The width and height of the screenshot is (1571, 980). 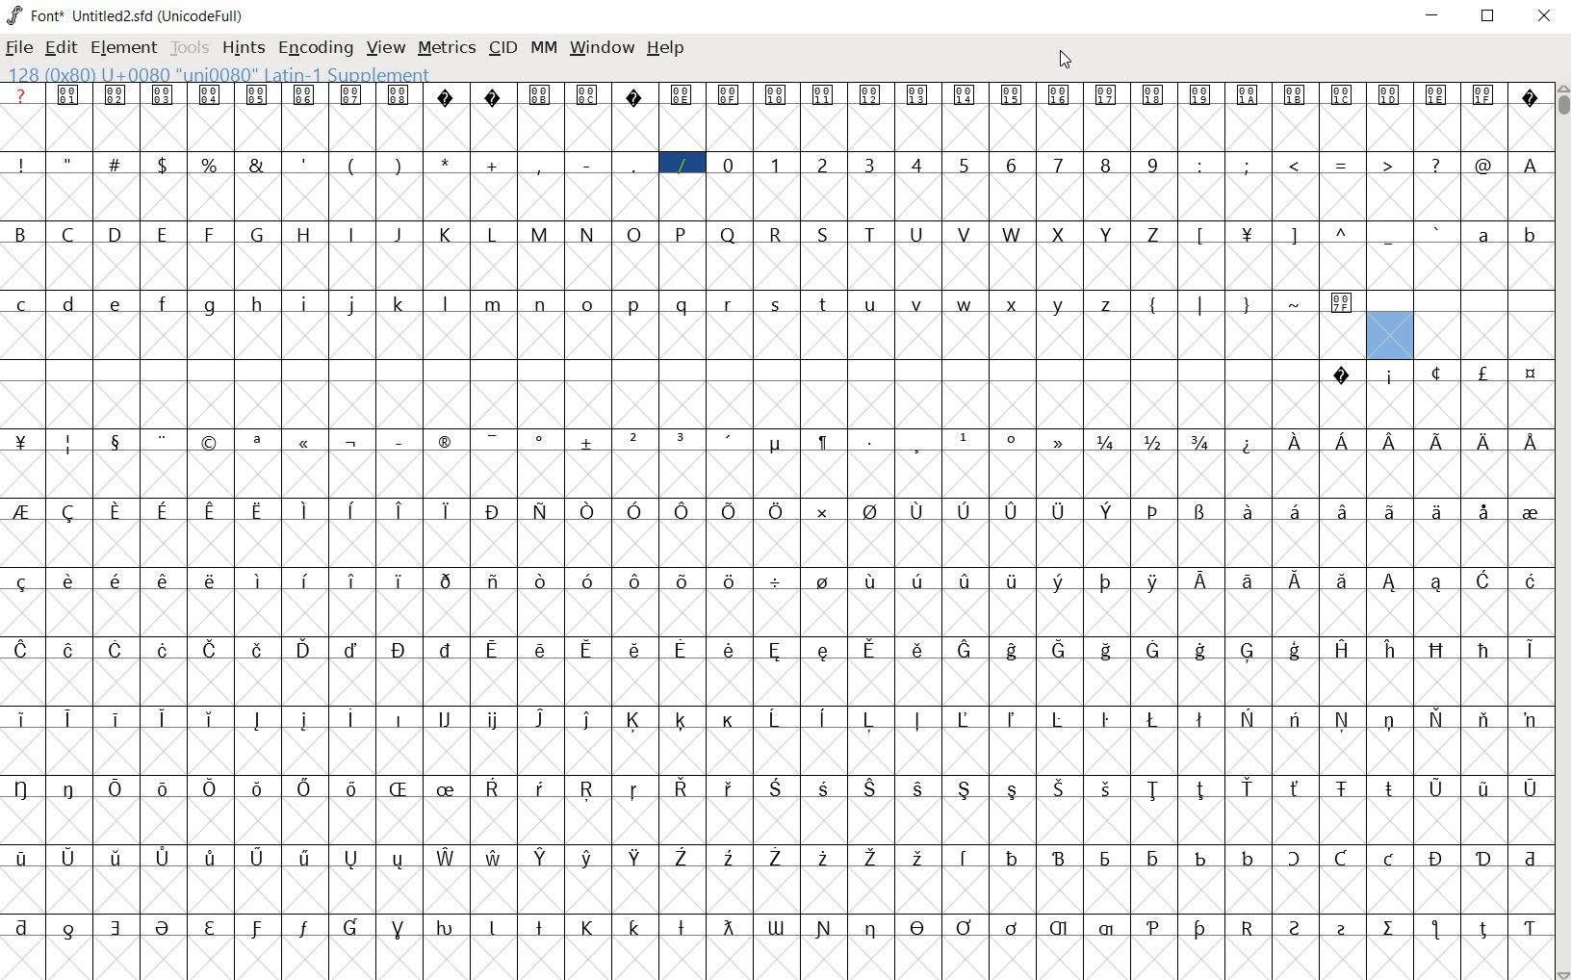 I want to click on glyph, so click(x=1247, y=236).